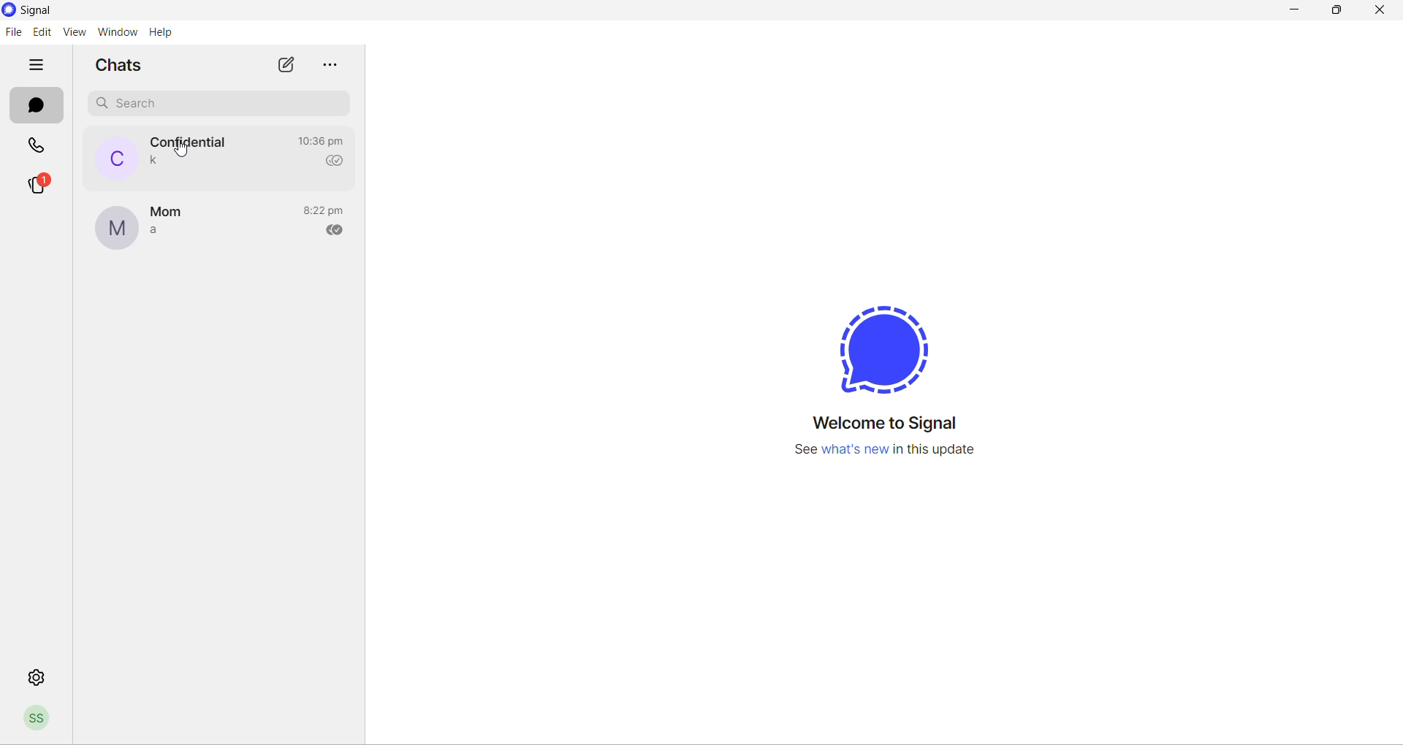 The height and width of the screenshot is (745, 1403). I want to click on profile picture, so click(120, 229).